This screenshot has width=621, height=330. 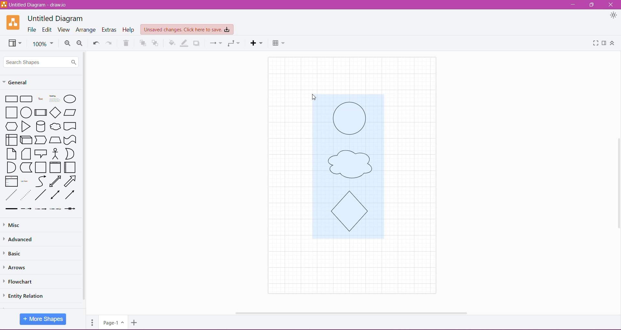 I want to click on More Shapes, so click(x=41, y=319).